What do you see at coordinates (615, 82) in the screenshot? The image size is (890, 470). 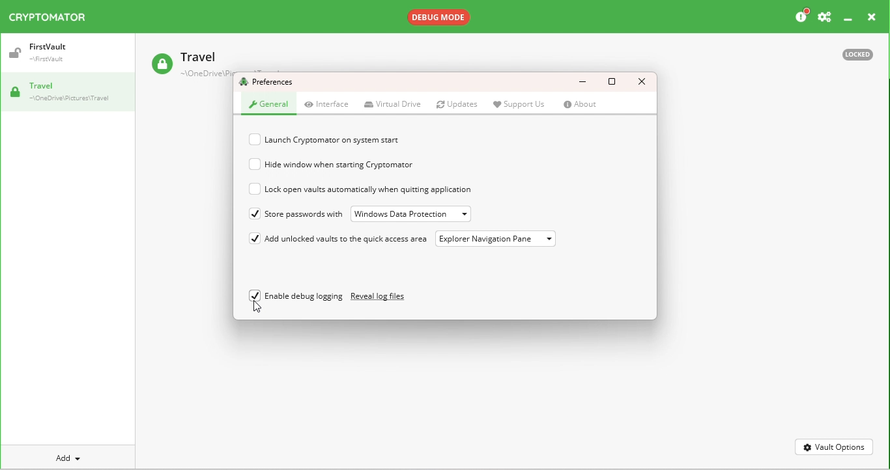 I see `Maximize` at bounding box center [615, 82].